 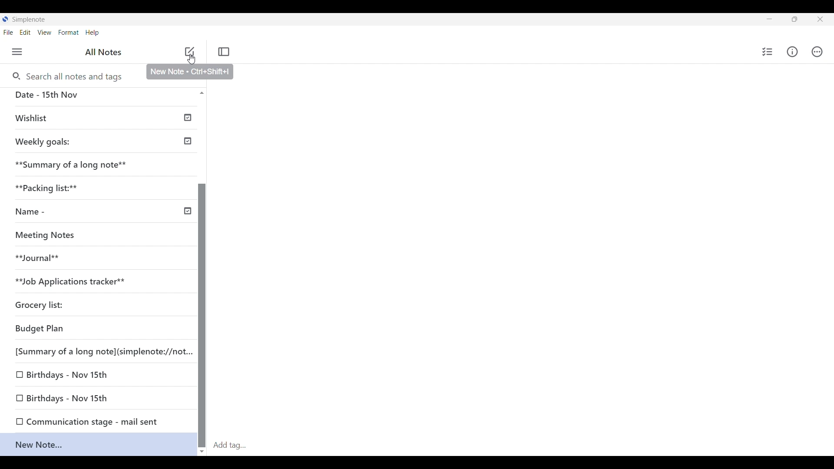 What do you see at coordinates (29, 212) in the screenshot?
I see `Name -` at bounding box center [29, 212].